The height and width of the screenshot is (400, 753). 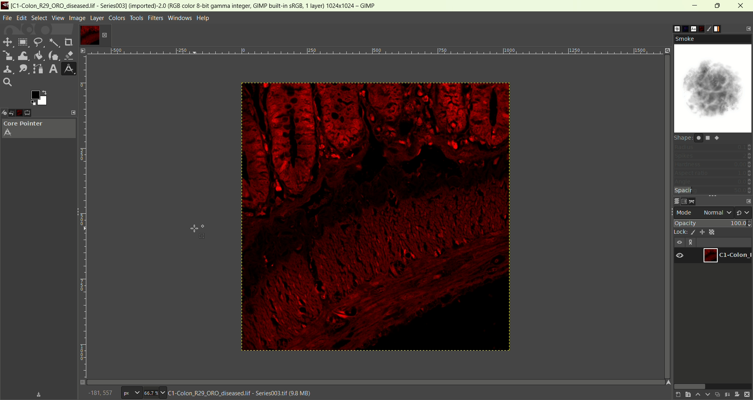 What do you see at coordinates (680, 256) in the screenshot?
I see `visibility` at bounding box center [680, 256].